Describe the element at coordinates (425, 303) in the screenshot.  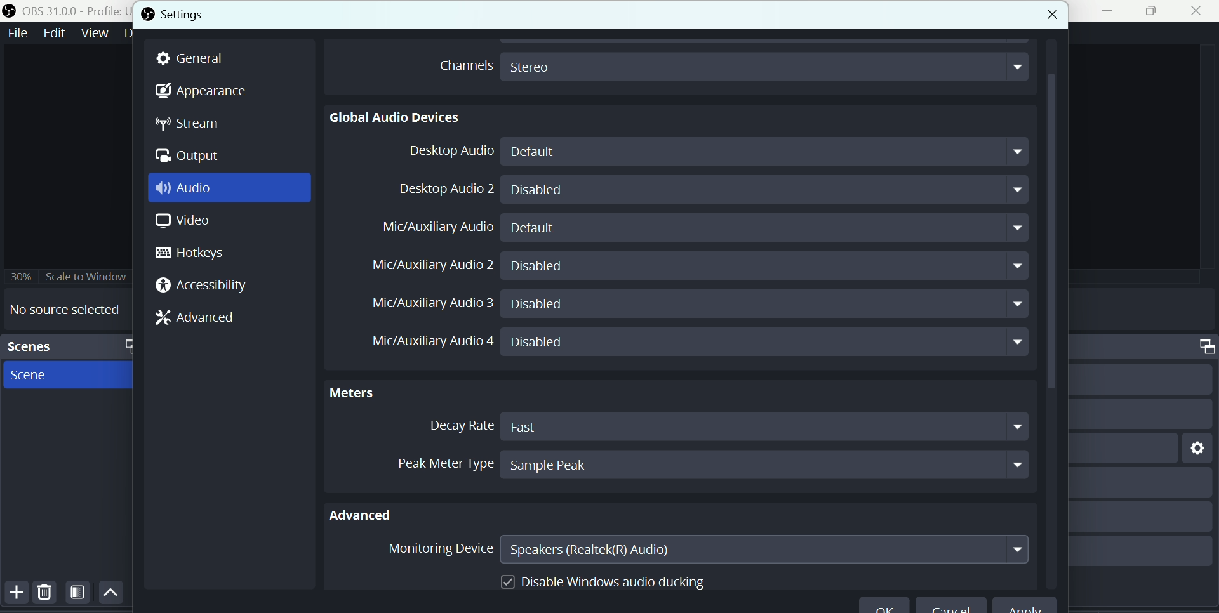
I see `Mic/Auxiliary Audio 3` at that location.